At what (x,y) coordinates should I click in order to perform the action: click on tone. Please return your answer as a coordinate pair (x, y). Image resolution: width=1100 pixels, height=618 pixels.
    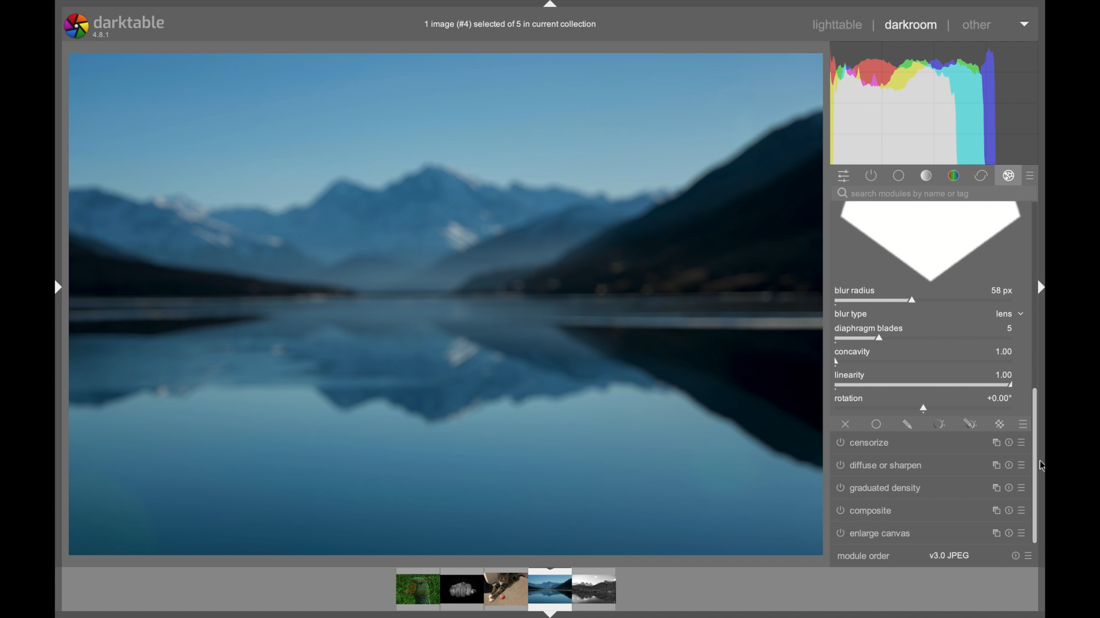
    Looking at the image, I should click on (926, 175).